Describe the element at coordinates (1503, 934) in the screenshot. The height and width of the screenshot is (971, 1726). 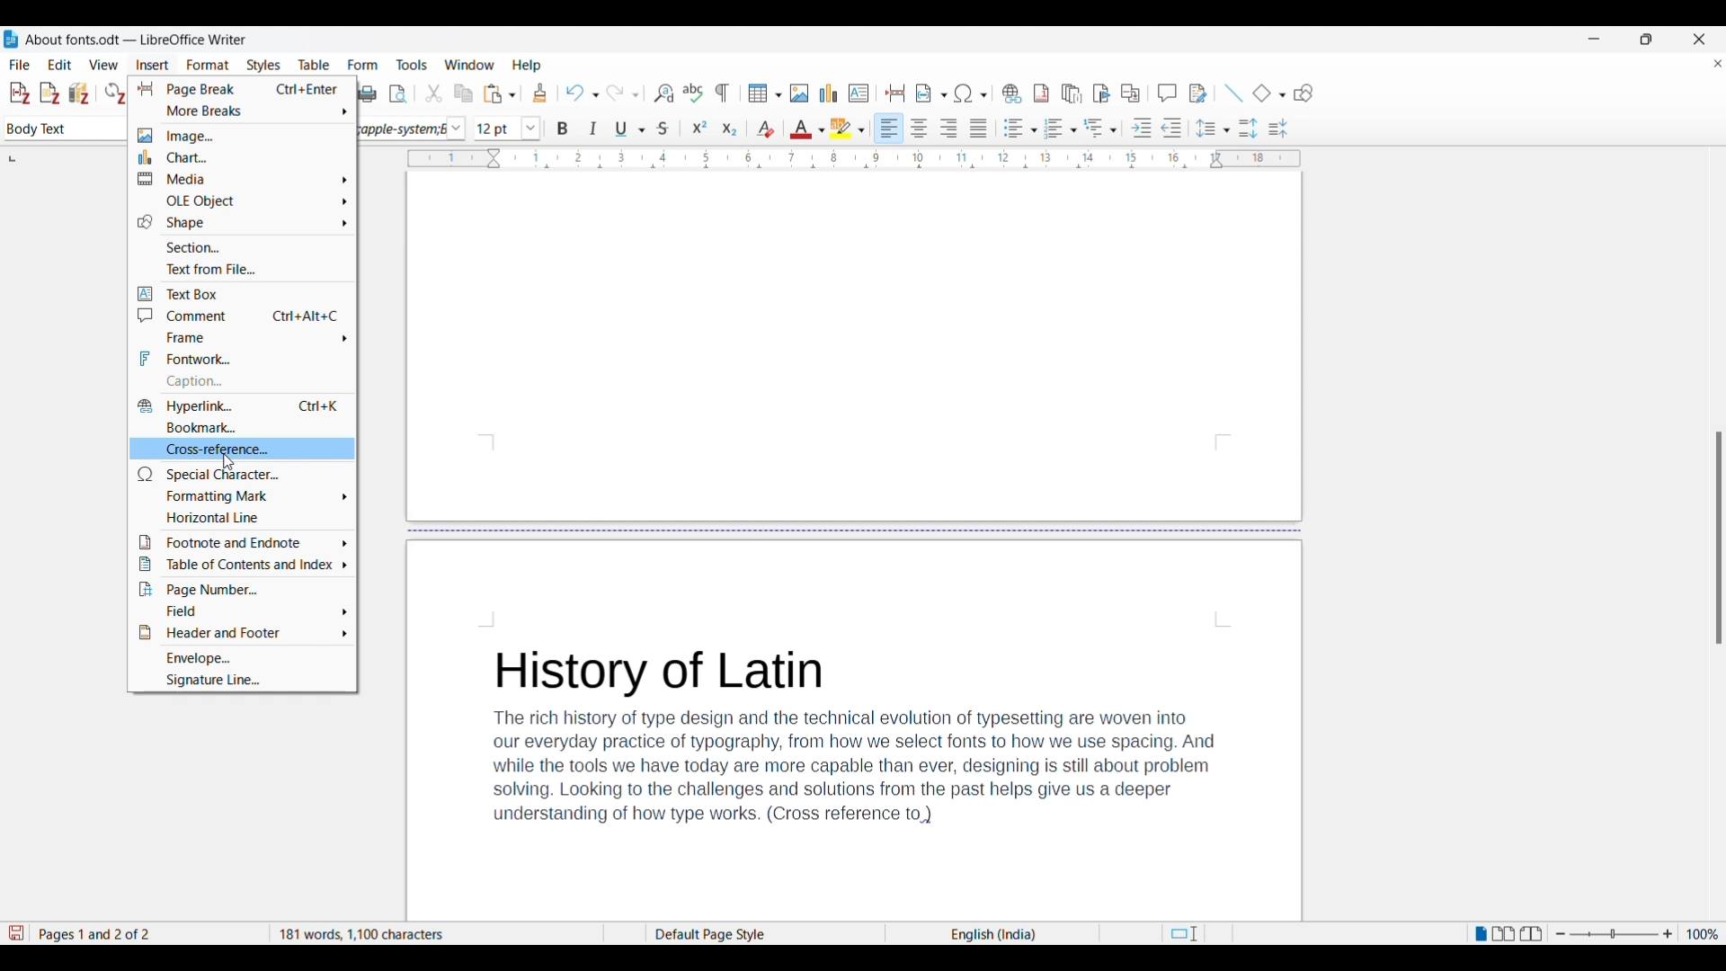
I see `Multiple page view` at that location.